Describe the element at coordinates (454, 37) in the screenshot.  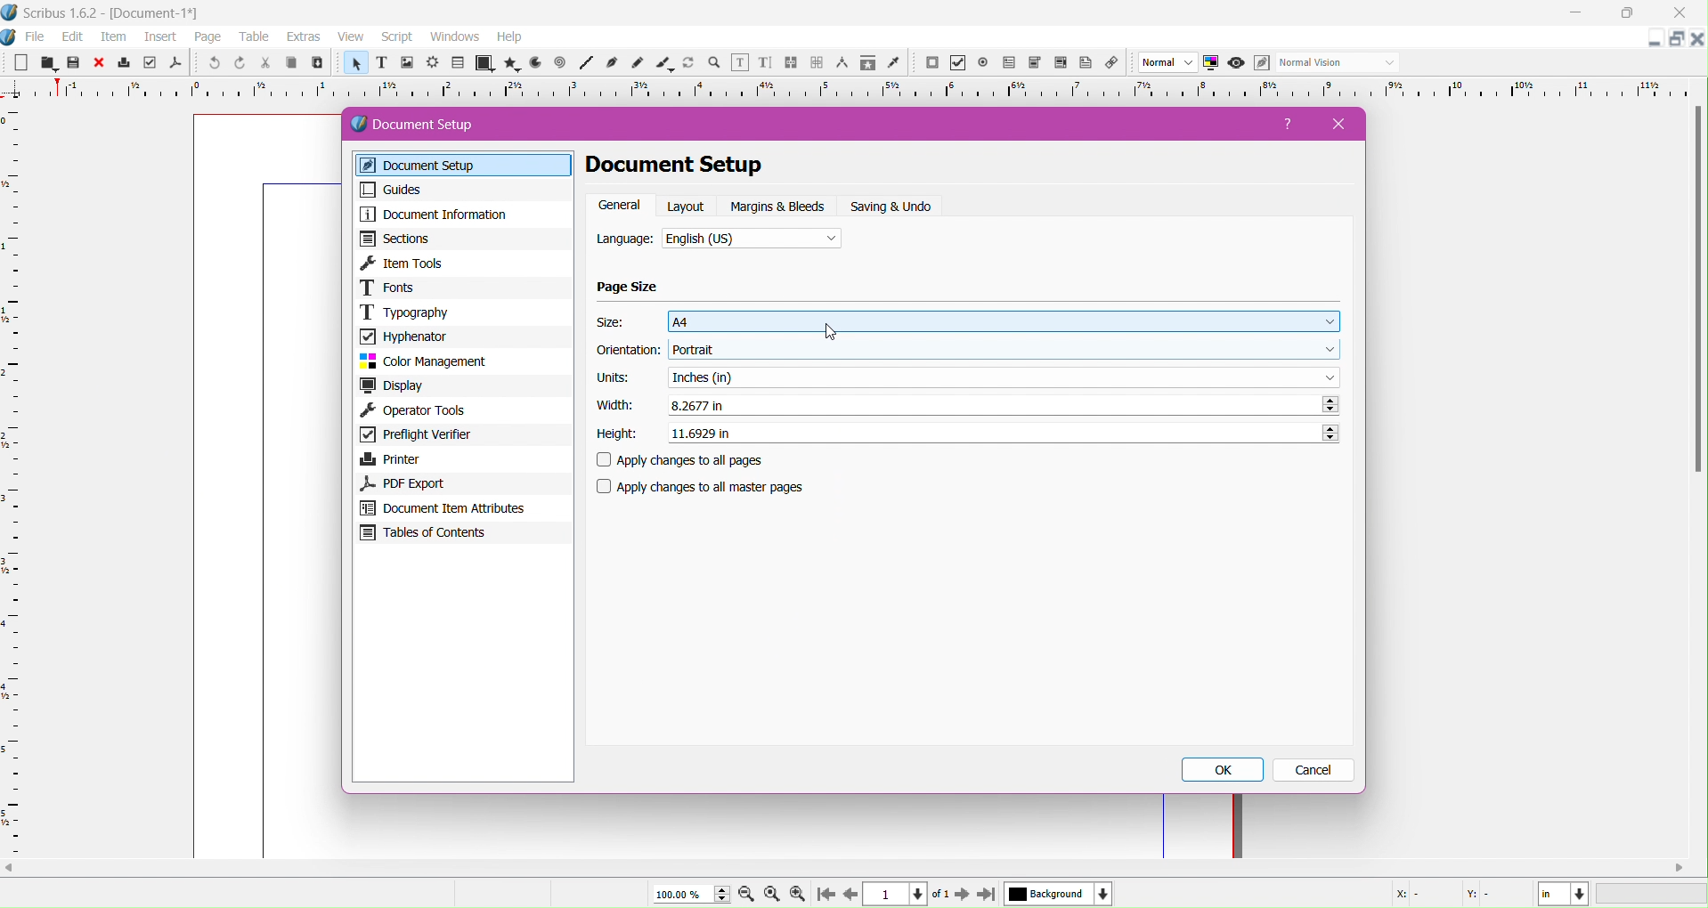
I see `windows menu` at that location.